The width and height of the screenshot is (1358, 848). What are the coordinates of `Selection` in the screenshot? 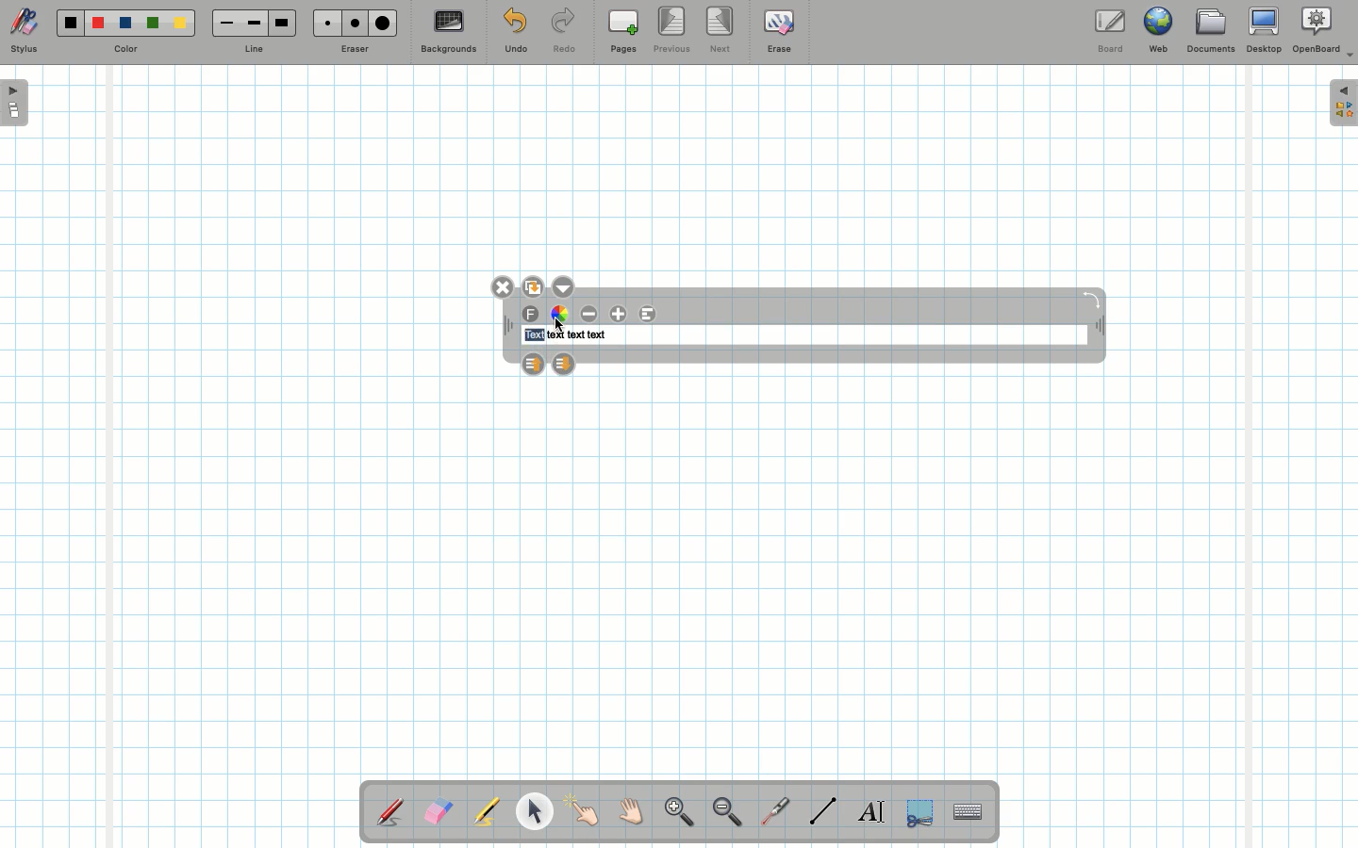 It's located at (918, 810).